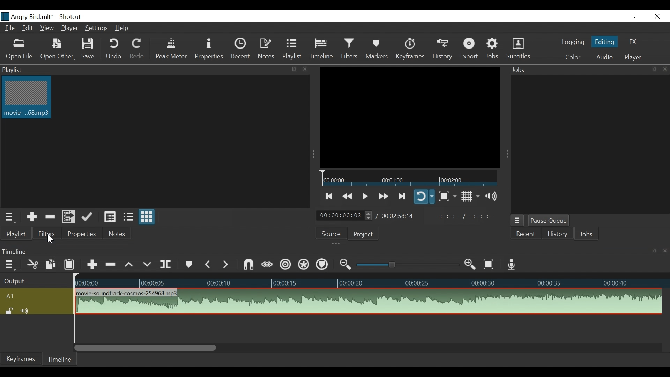 This screenshot has height=377, width=670. What do you see at coordinates (471, 265) in the screenshot?
I see `Zoom timeline in` at bounding box center [471, 265].